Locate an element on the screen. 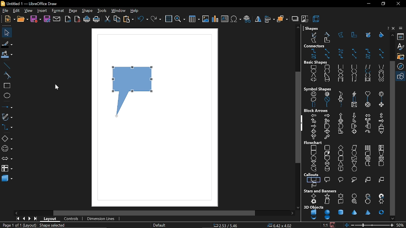  stars and banners is located at coordinates (321, 191).